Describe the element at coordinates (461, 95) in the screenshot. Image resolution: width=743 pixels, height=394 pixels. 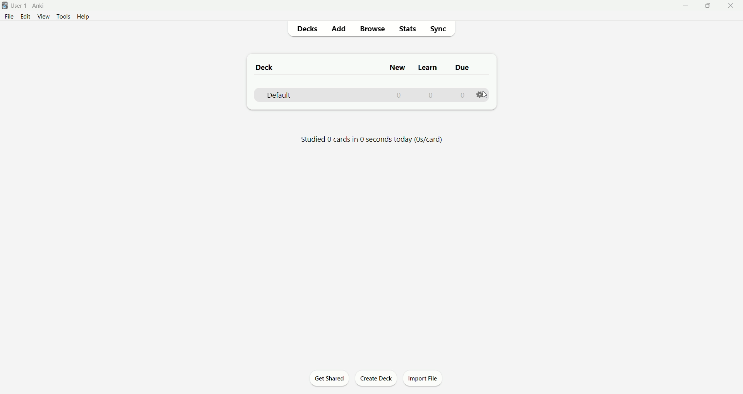
I see `0` at that location.